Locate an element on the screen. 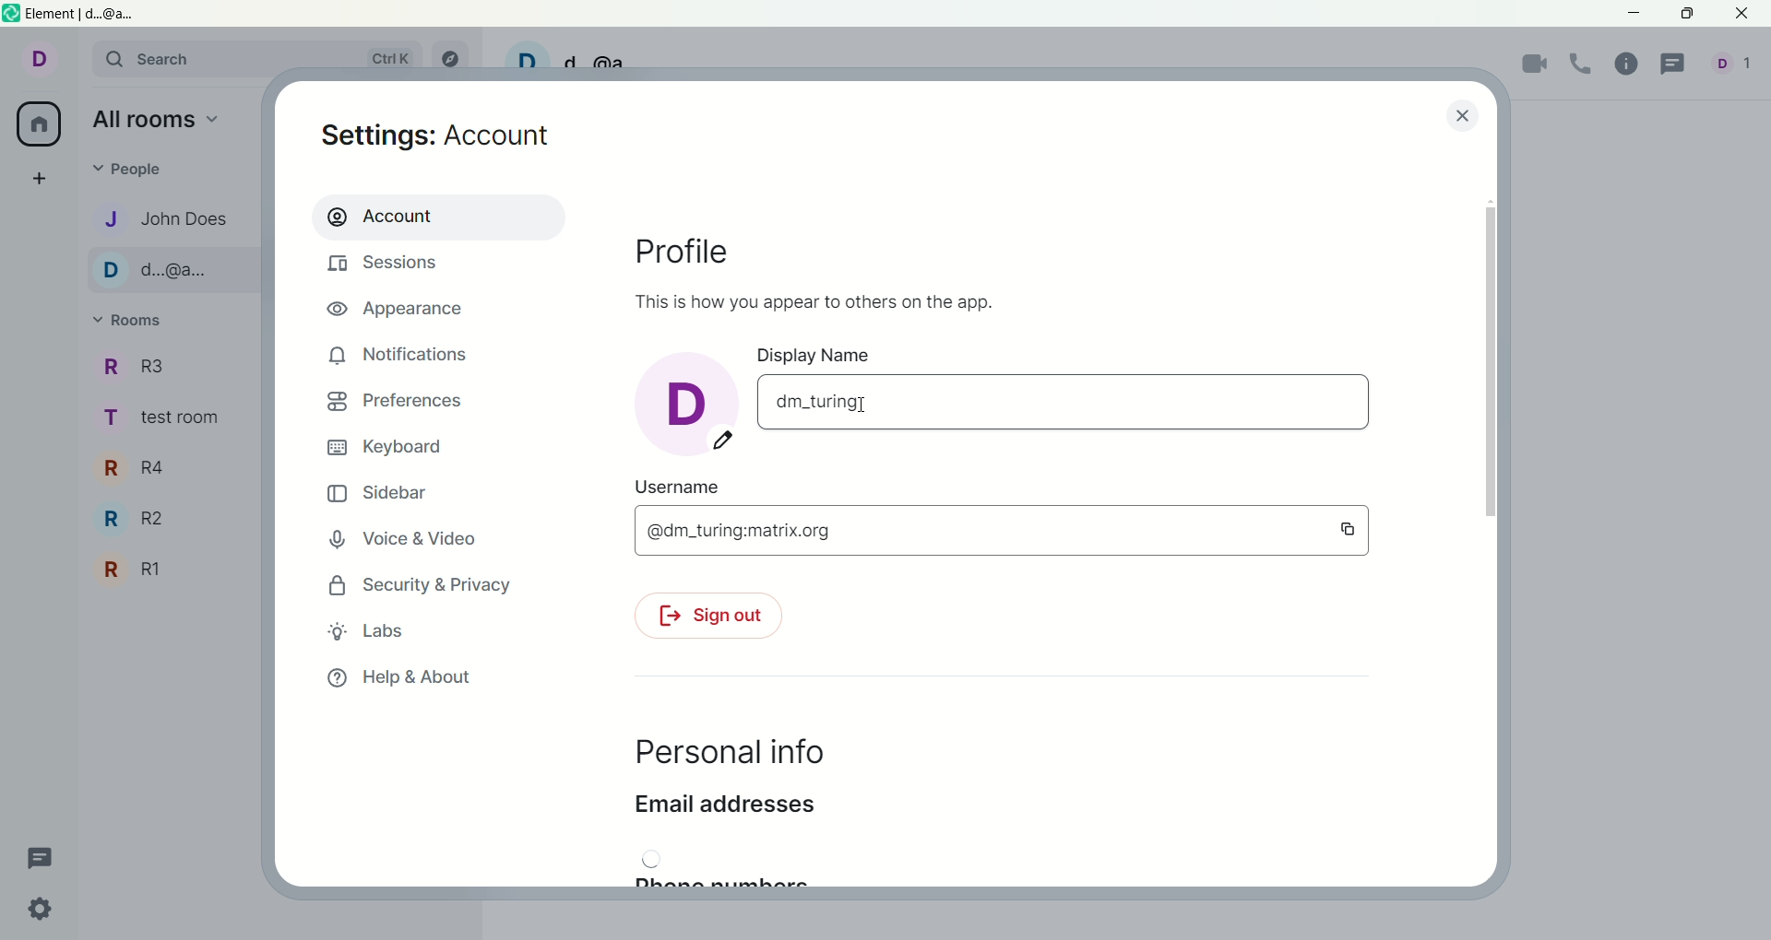 The height and width of the screenshot is (940, 1771). (@dm_turing:matrix.org © is located at coordinates (997, 532).